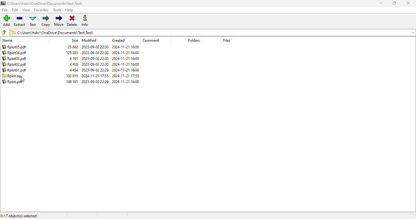 This screenshot has height=219, width=416. I want to click on name, so click(7, 40).